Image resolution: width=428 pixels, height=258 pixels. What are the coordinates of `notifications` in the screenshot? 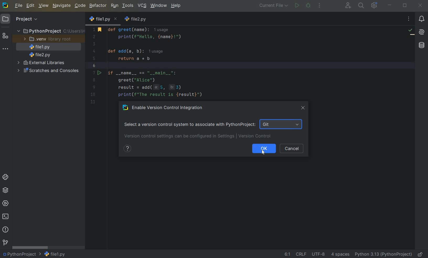 It's located at (422, 19).